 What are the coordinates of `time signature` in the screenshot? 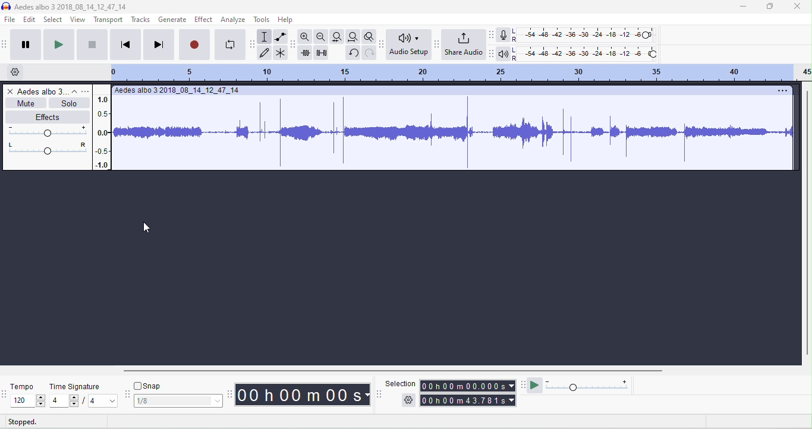 It's located at (75, 386).